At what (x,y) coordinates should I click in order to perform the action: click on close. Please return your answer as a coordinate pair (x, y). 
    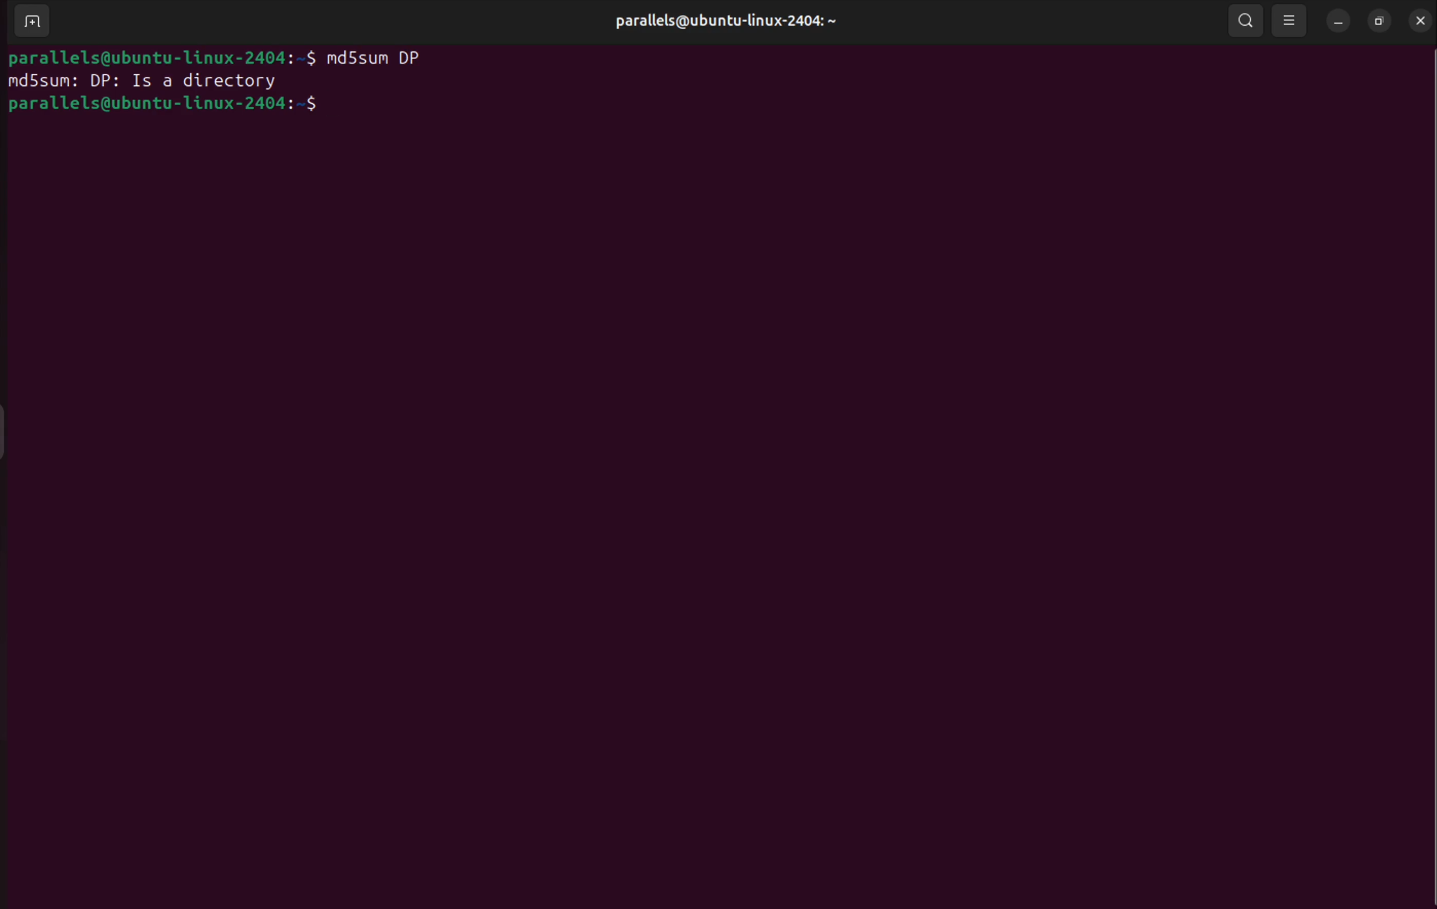
    Looking at the image, I should click on (1417, 20).